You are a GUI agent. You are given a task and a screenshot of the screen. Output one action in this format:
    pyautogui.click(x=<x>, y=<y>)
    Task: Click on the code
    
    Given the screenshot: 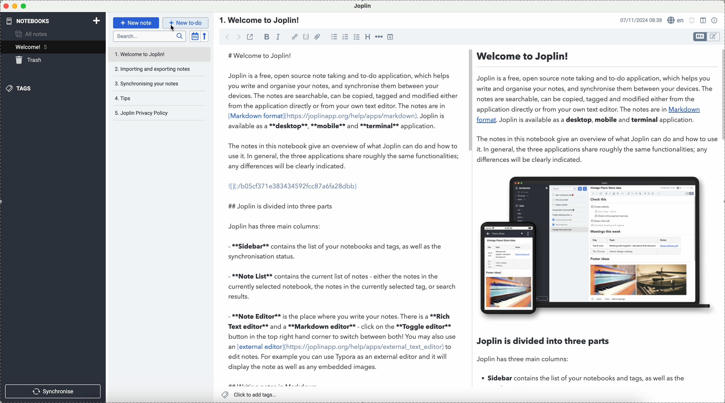 What is the action you would take?
    pyautogui.click(x=306, y=37)
    